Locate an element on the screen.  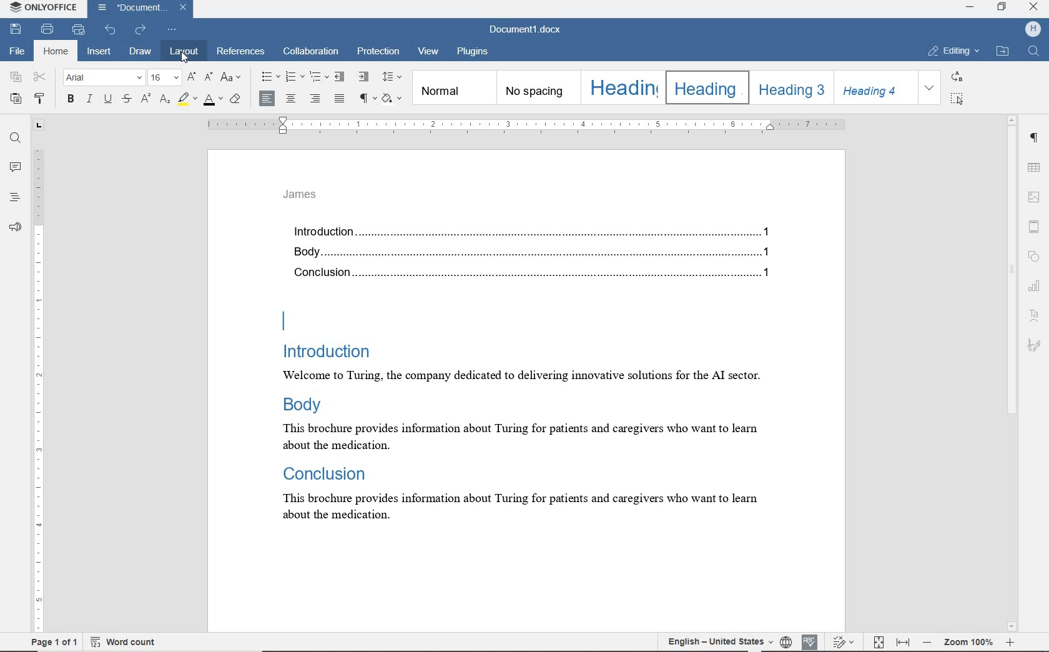
plugins is located at coordinates (475, 51).